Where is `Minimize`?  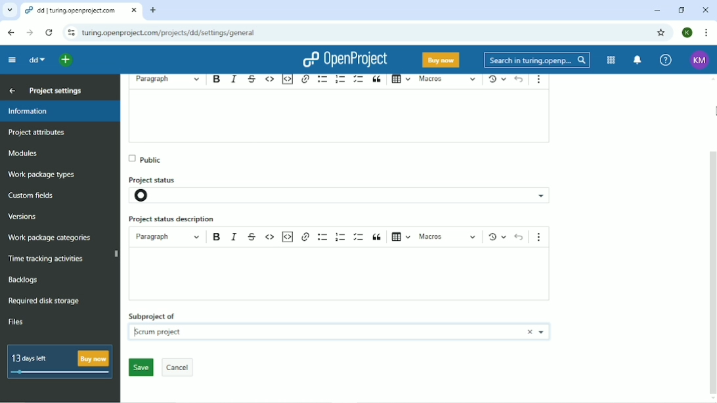 Minimize is located at coordinates (657, 11).